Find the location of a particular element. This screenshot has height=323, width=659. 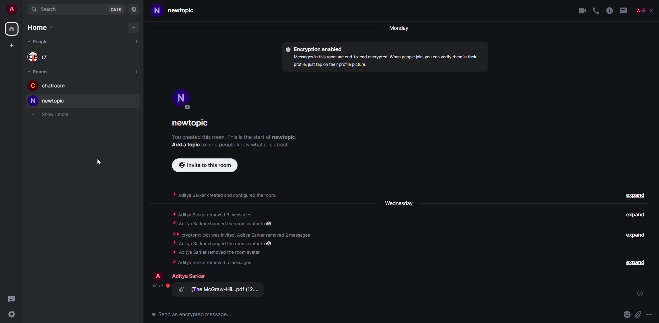

Show 1 more is located at coordinates (58, 114).